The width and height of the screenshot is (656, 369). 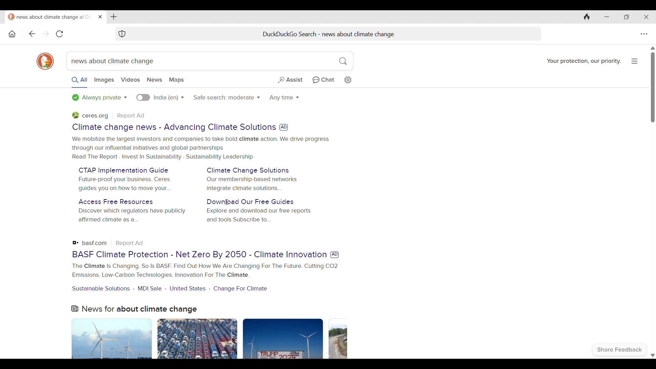 What do you see at coordinates (169, 98) in the screenshot?
I see `Language options` at bounding box center [169, 98].